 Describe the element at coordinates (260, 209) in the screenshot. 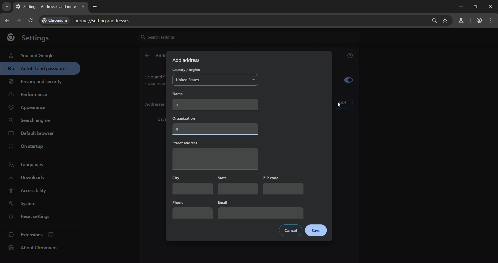

I see `email` at that location.